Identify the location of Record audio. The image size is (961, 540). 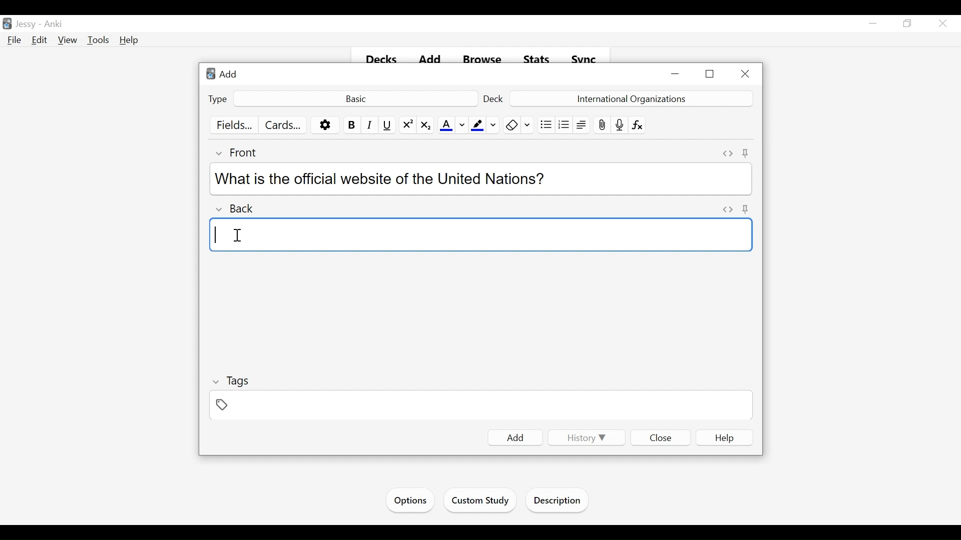
(619, 125).